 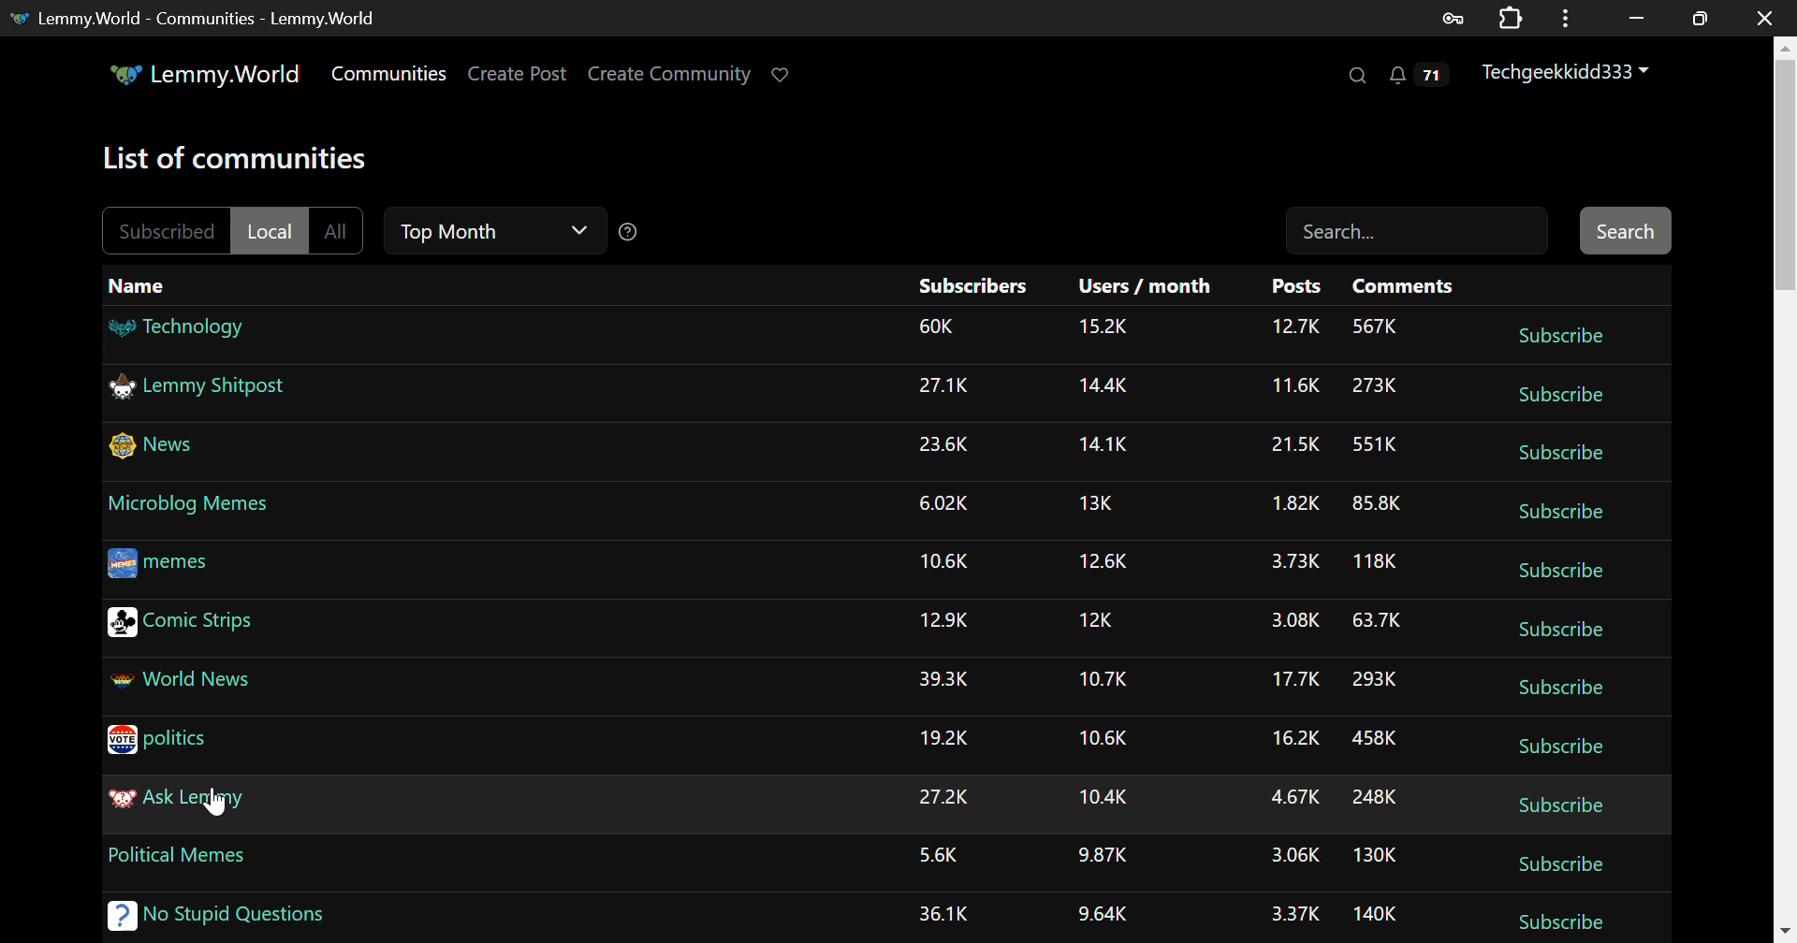 What do you see at coordinates (1103, 855) in the screenshot?
I see `Amount` at bounding box center [1103, 855].